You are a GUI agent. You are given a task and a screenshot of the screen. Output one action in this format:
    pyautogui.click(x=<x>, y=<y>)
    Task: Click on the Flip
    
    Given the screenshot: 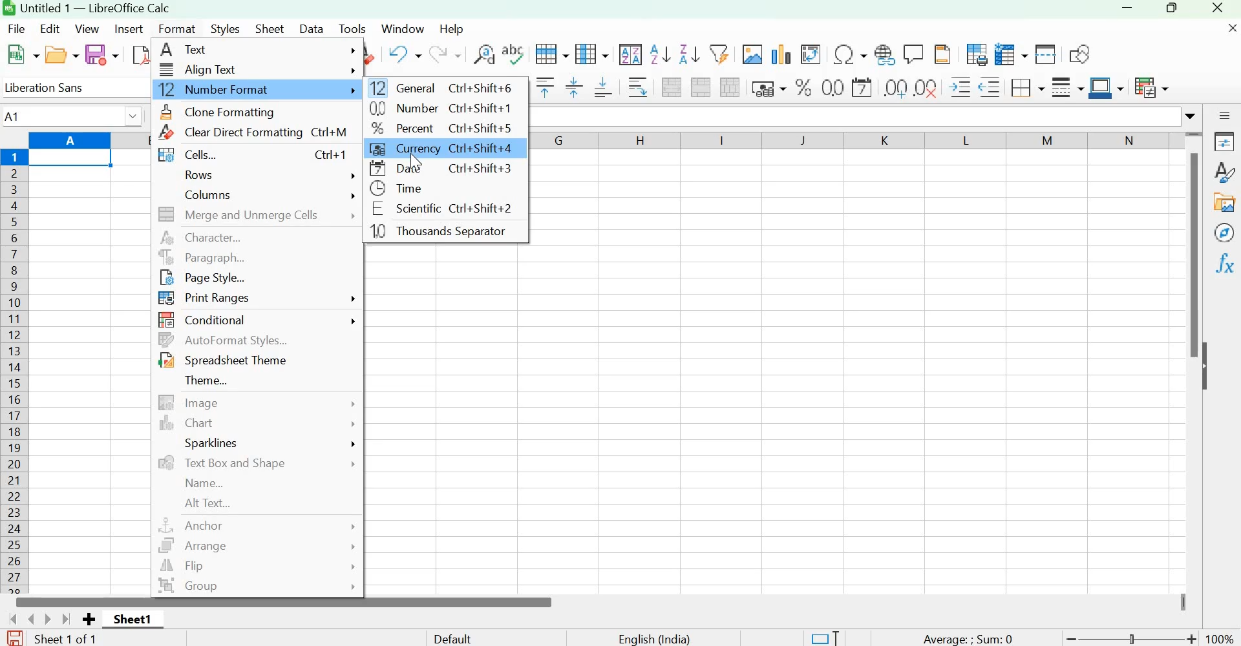 What is the action you would take?
    pyautogui.click(x=258, y=567)
    